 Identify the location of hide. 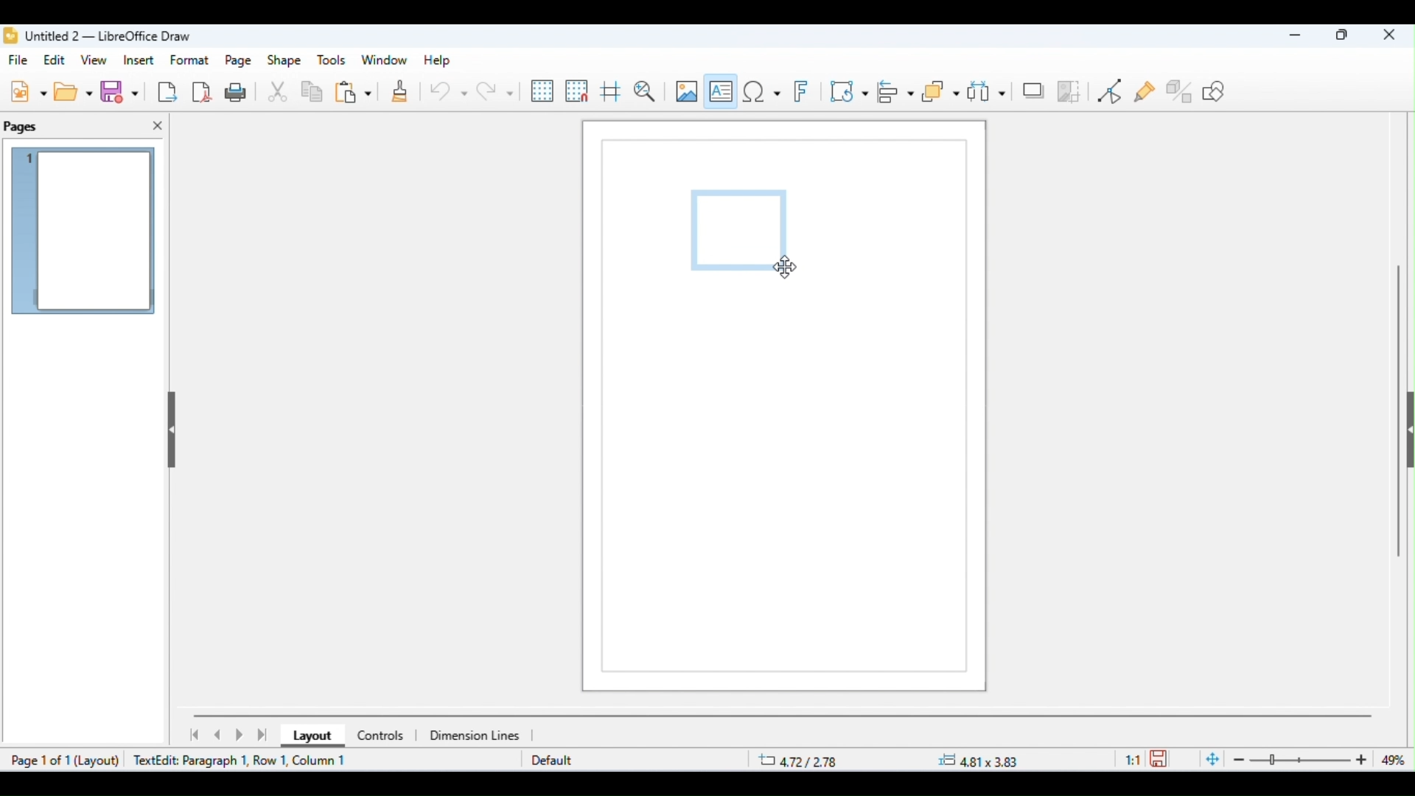
(1406, 433).